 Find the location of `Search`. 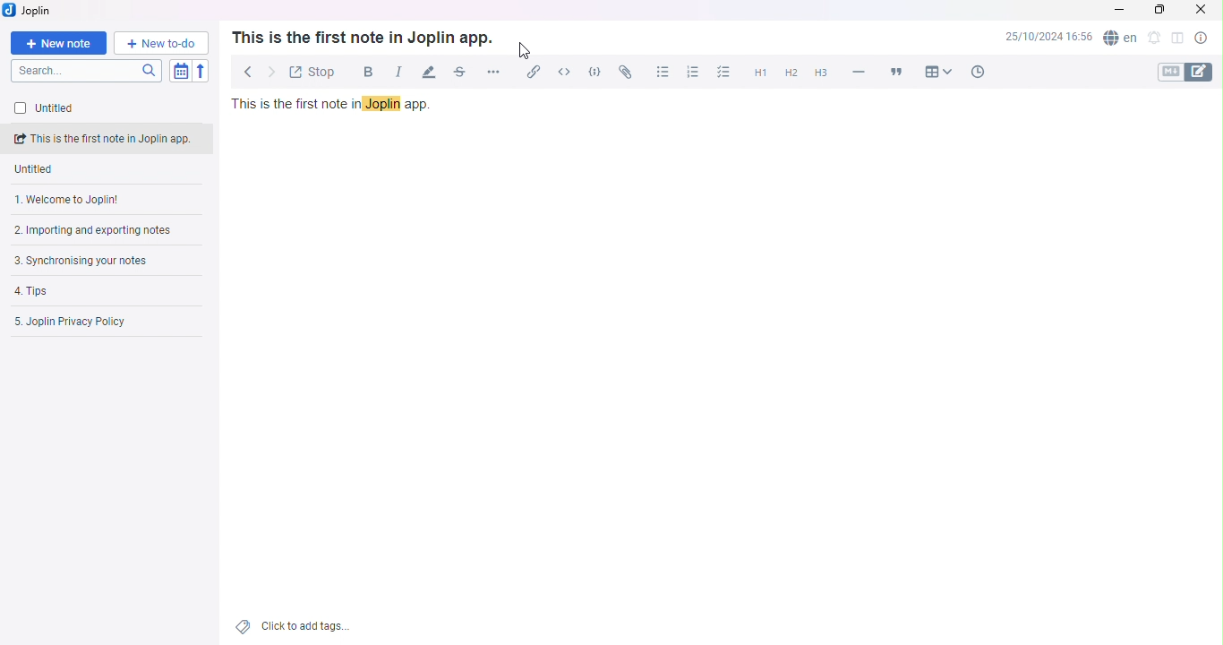

Search is located at coordinates (90, 71).